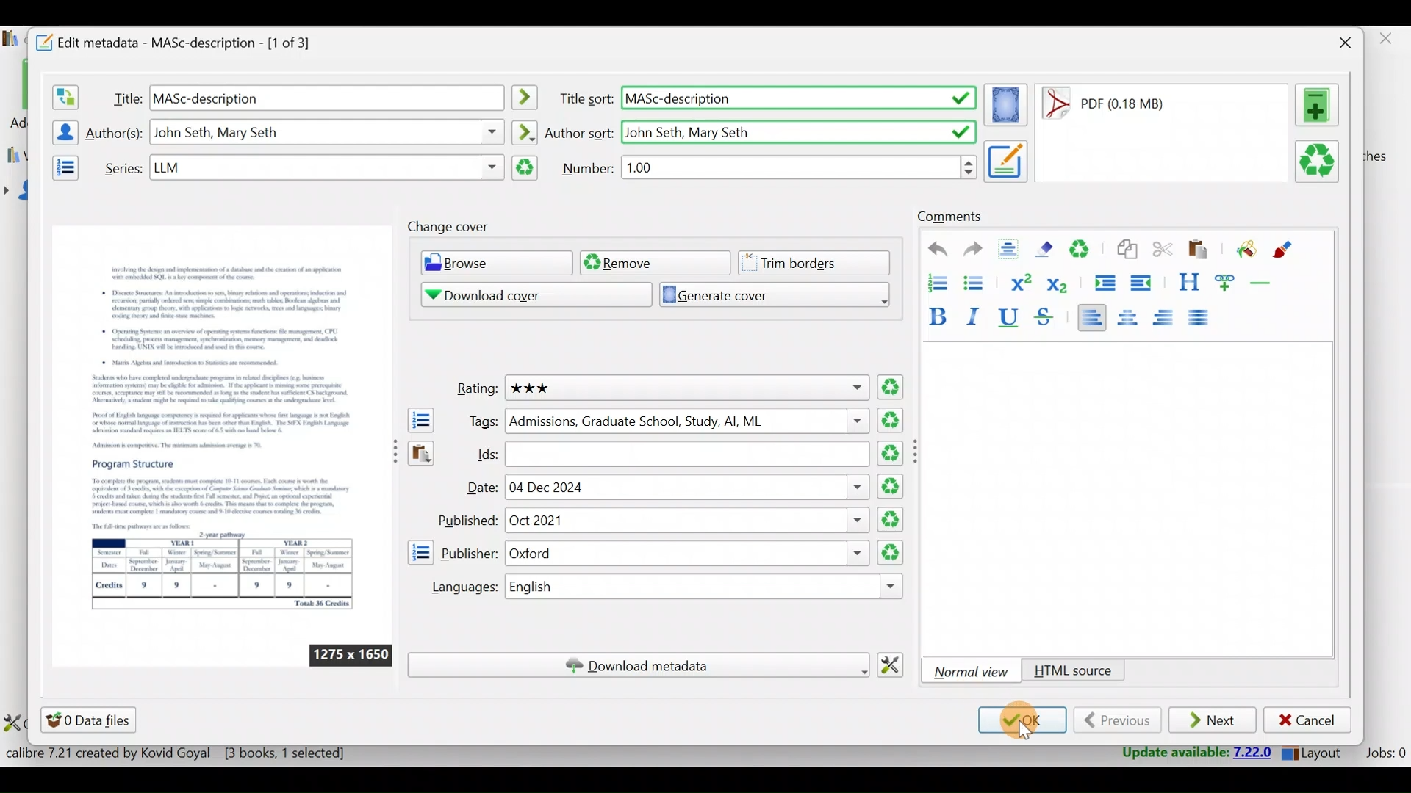 The image size is (1411, 793). What do you see at coordinates (1020, 721) in the screenshot?
I see `OK` at bounding box center [1020, 721].